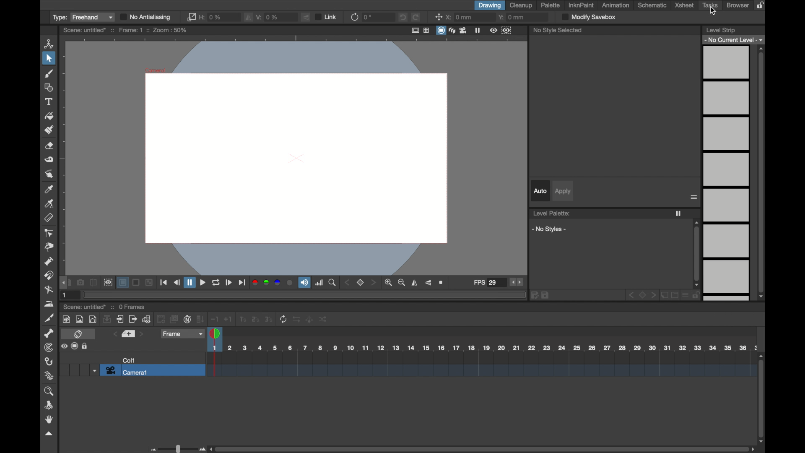 Image resolution: width=805 pixels, height=453 pixels. What do you see at coordinates (355, 17) in the screenshot?
I see `refresh` at bounding box center [355, 17].